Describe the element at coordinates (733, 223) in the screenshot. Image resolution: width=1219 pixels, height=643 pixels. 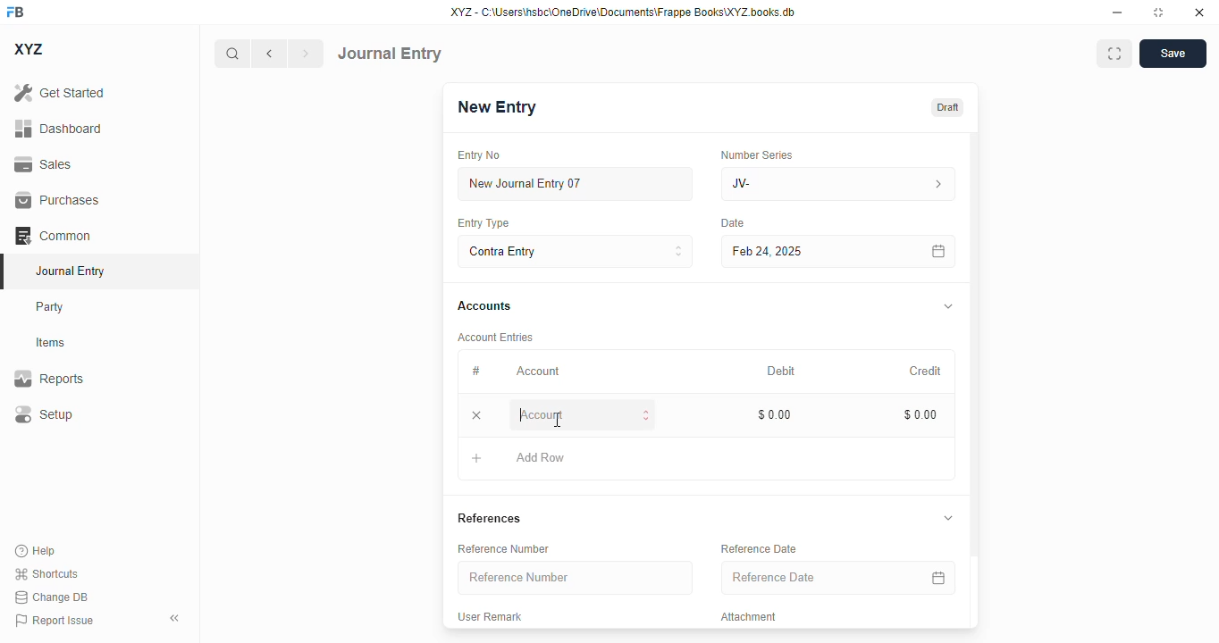
I see `date` at that location.